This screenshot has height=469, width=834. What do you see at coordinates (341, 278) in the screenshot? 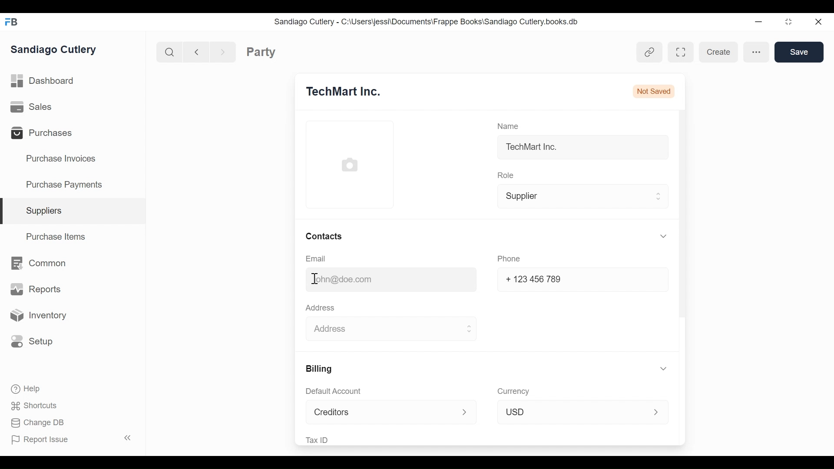
I see `john@doe.com` at bounding box center [341, 278].